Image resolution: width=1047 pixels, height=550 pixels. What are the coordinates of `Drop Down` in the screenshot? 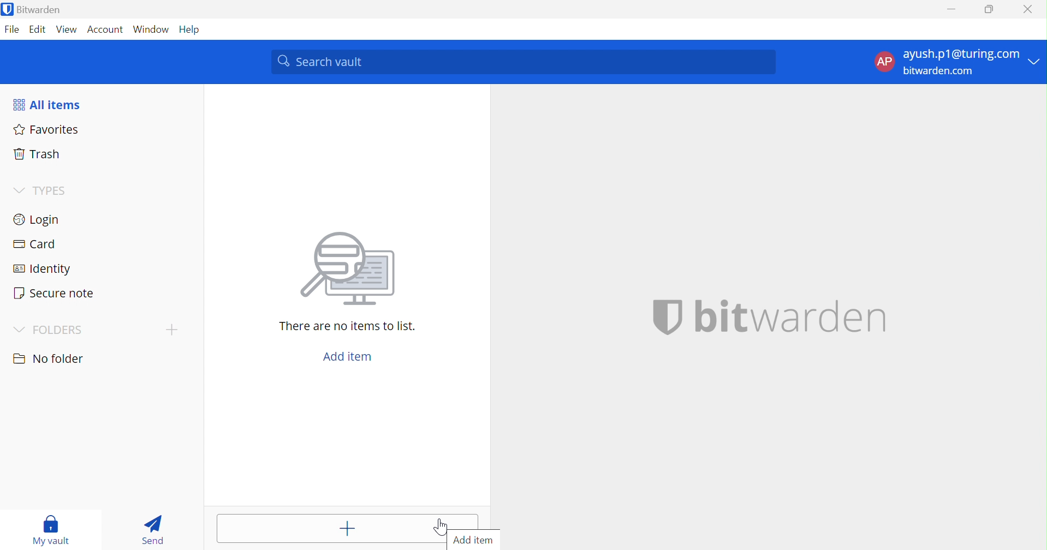 It's located at (17, 189).